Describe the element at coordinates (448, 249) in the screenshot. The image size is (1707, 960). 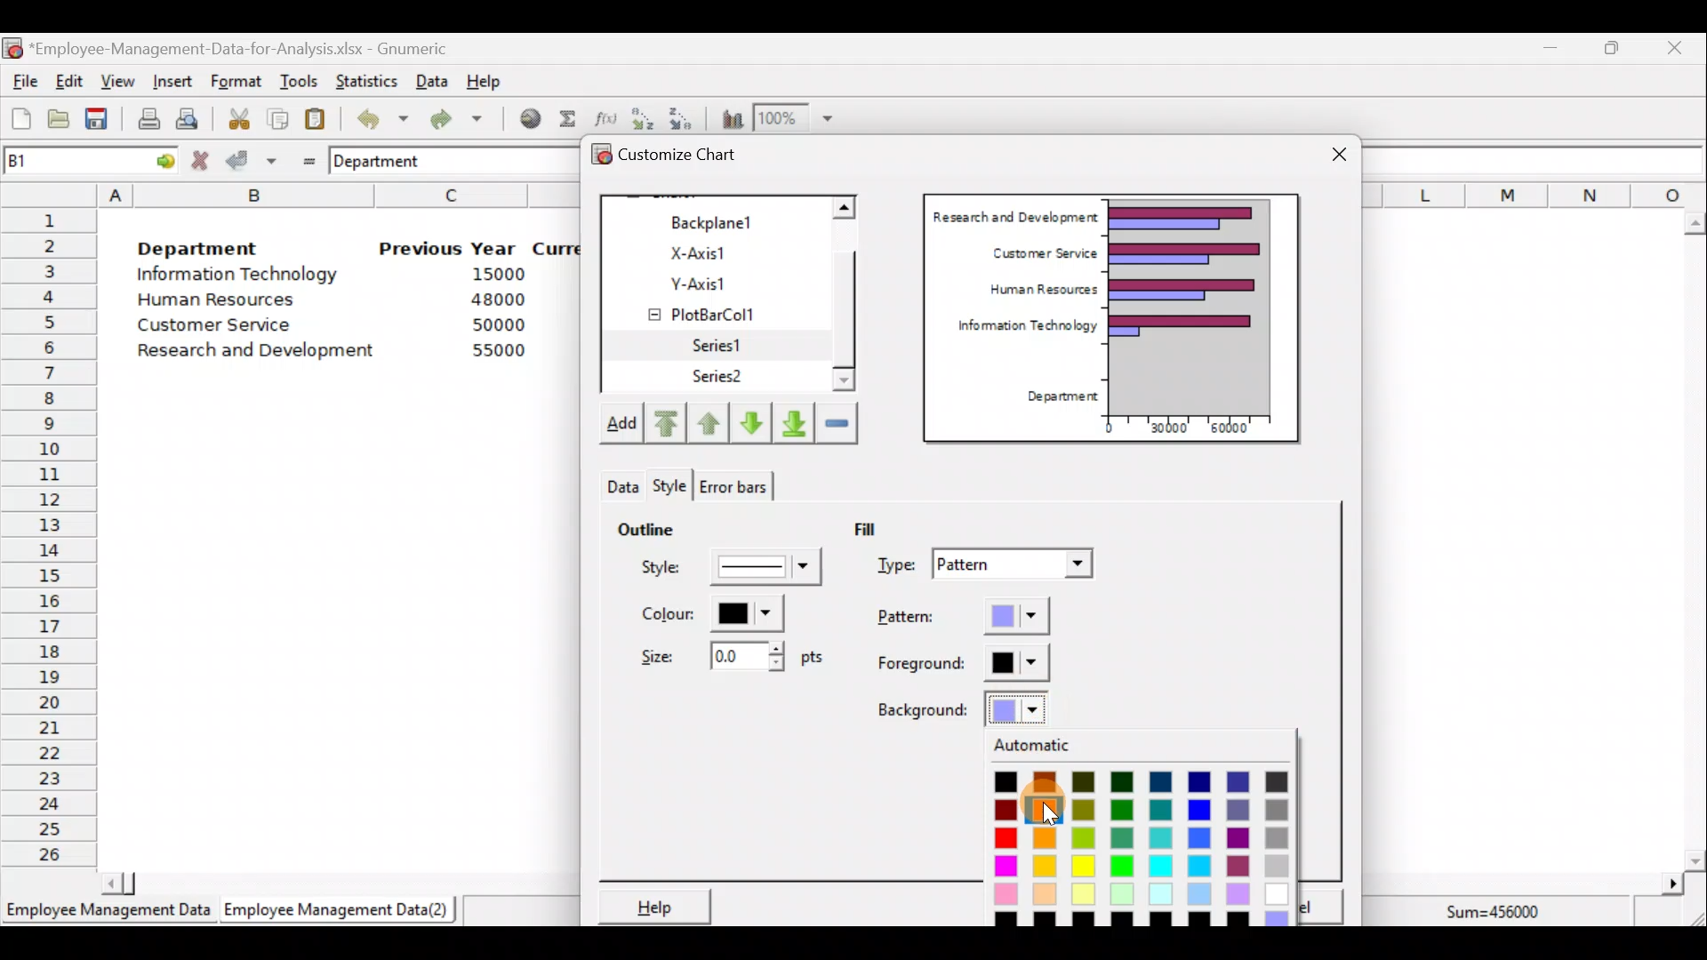
I see `Previous Year` at that location.